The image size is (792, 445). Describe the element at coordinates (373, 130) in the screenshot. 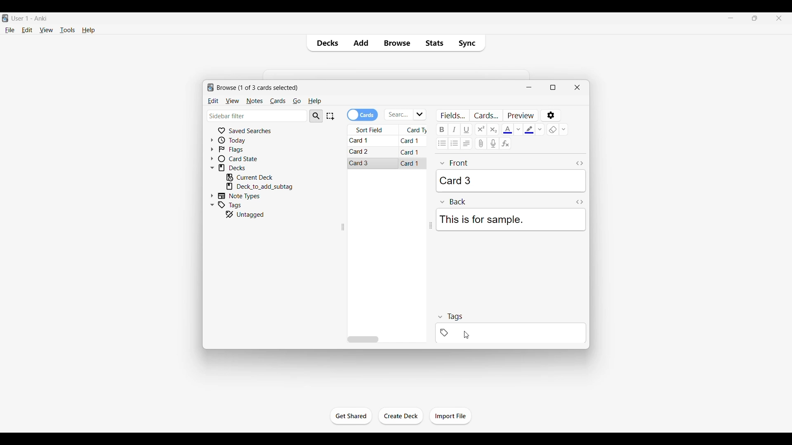

I see `Sort field column` at that location.